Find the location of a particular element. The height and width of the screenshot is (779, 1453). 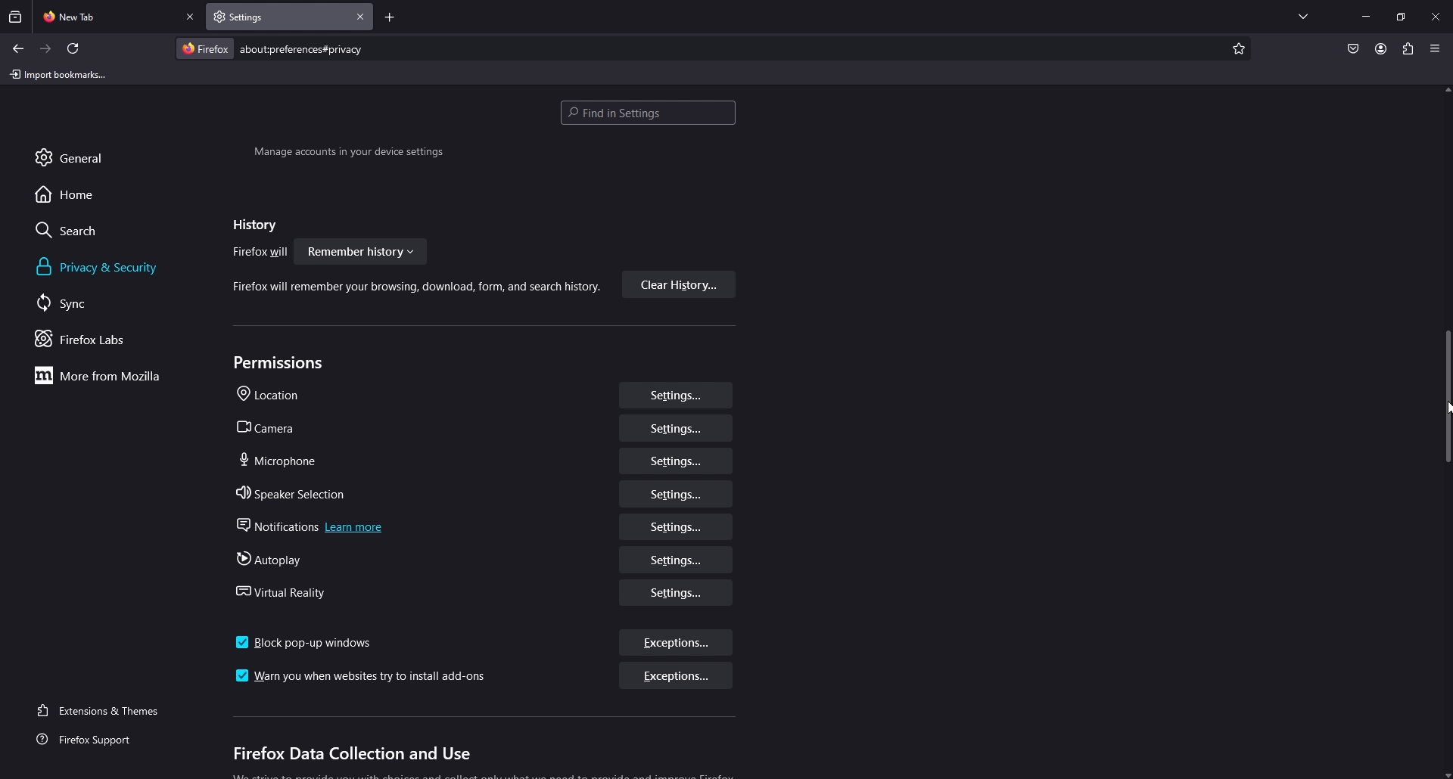

recent browsing is located at coordinates (17, 17).